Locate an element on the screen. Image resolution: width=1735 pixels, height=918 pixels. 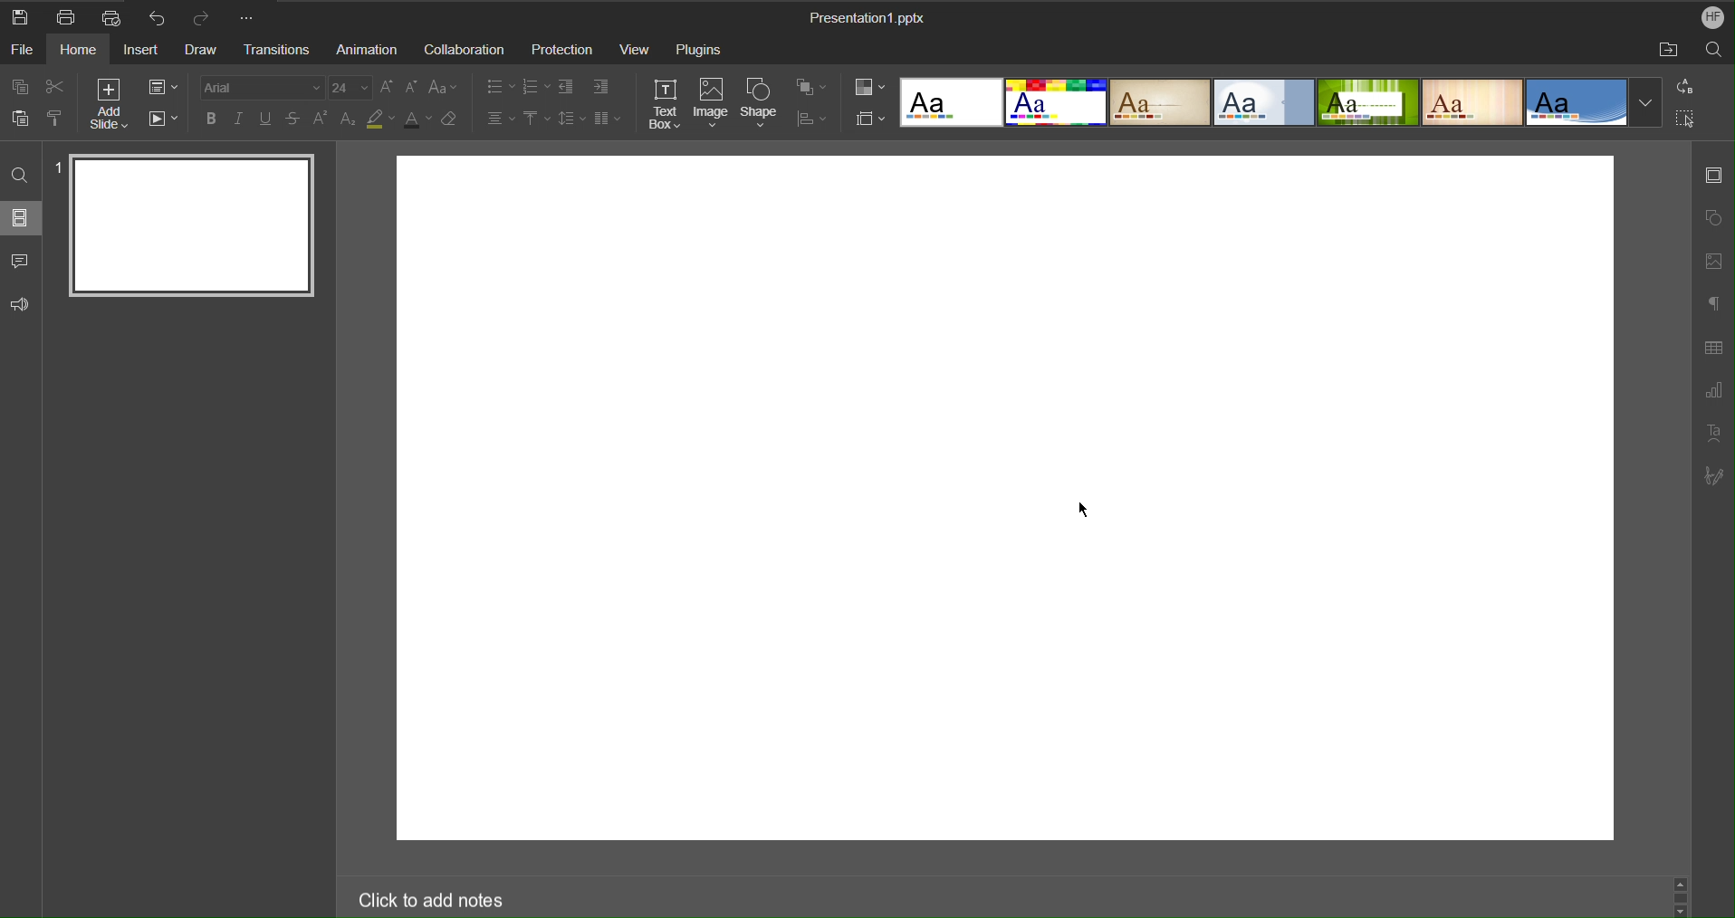
Find is located at coordinates (23, 173).